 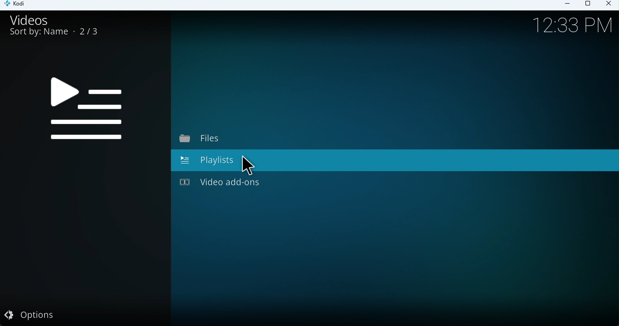 I want to click on Cursor, so click(x=248, y=168).